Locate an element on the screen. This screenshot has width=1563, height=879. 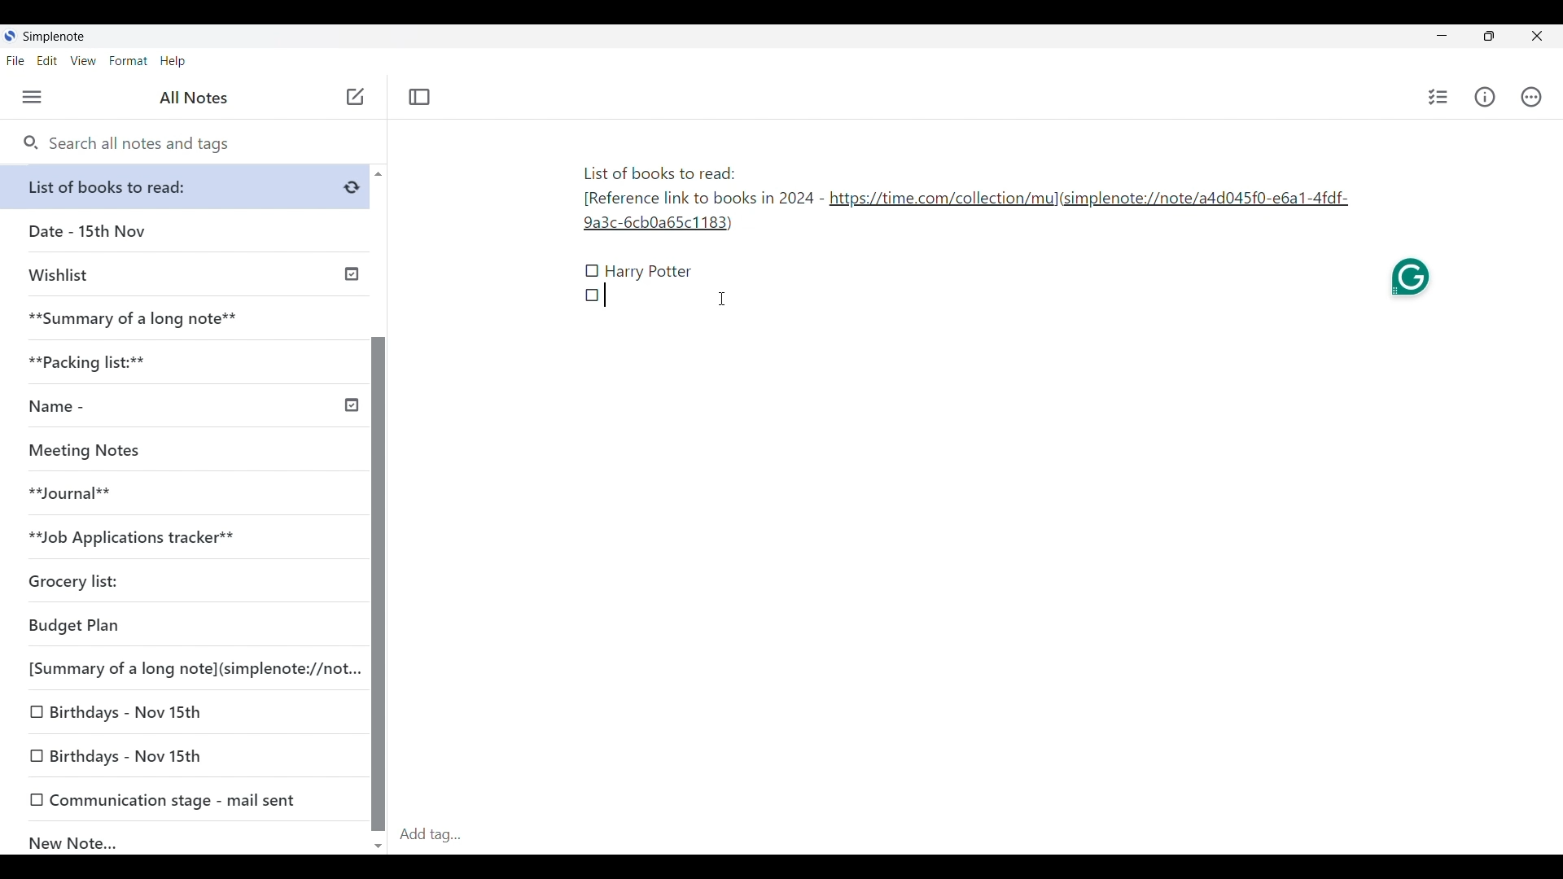
List of books to read: is located at coordinates (189, 186).